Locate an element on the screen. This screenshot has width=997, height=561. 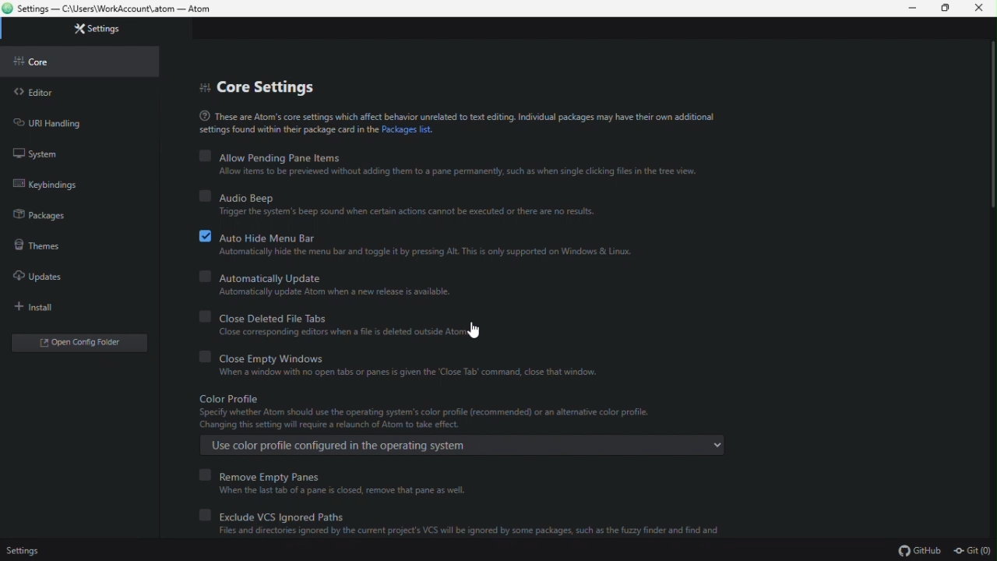
open config editor is located at coordinates (78, 342).